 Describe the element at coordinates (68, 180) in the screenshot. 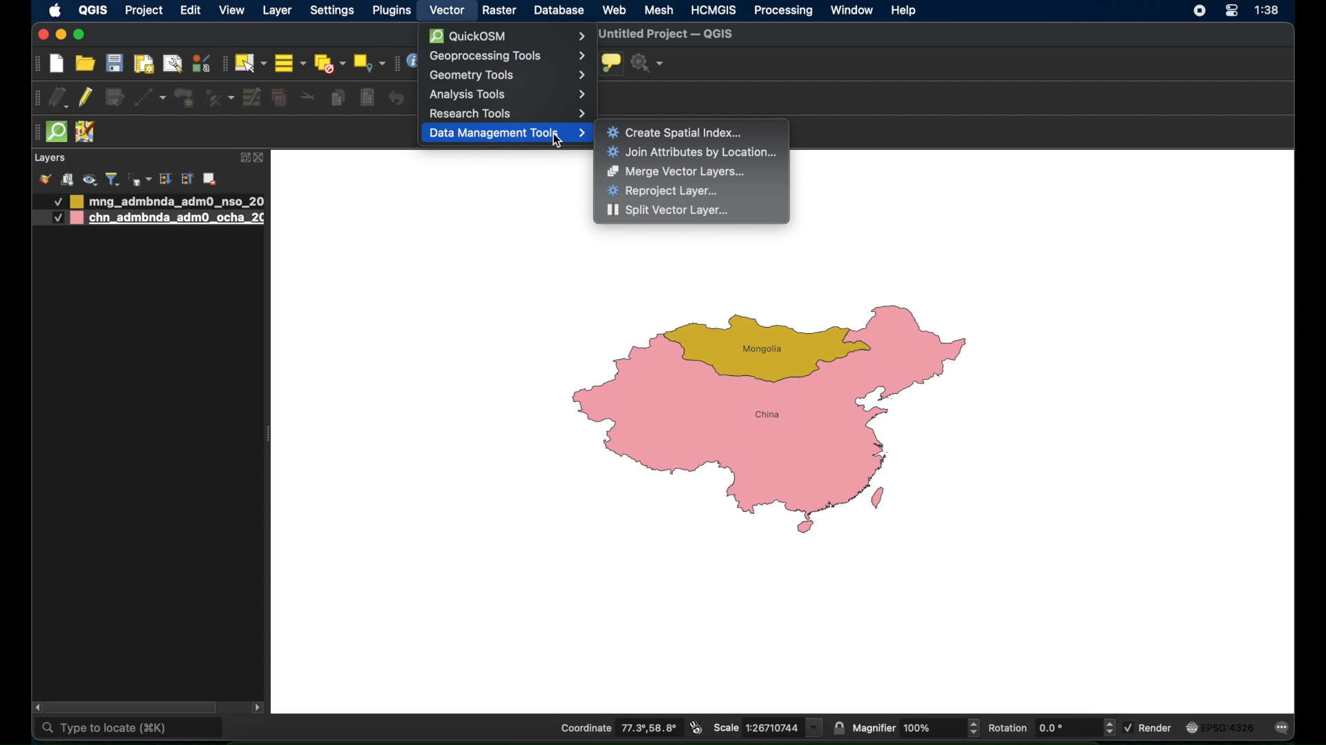

I see `add group` at that location.